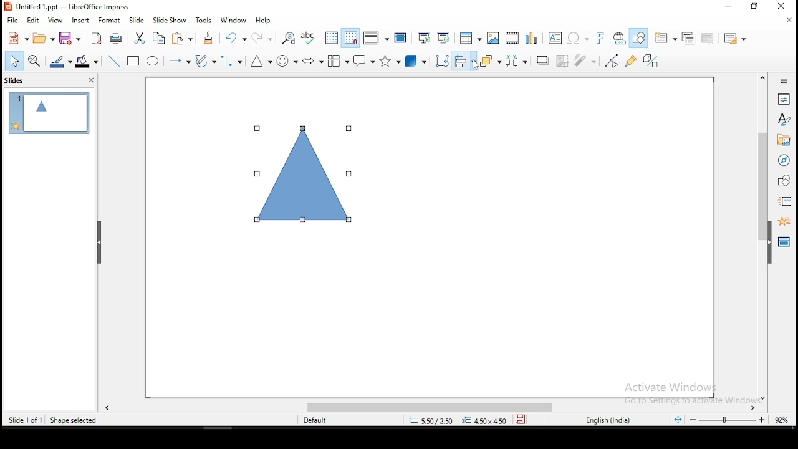  What do you see at coordinates (289, 37) in the screenshot?
I see `find and replace` at bounding box center [289, 37].